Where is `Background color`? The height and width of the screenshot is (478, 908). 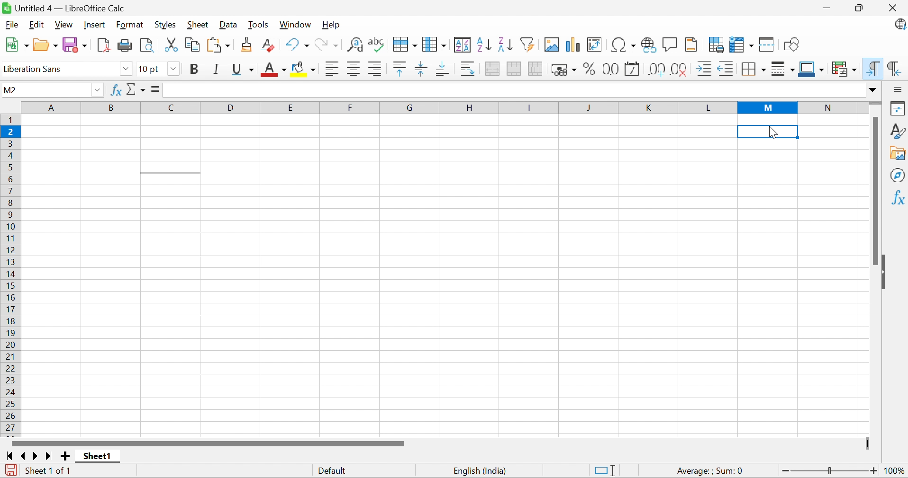 Background color is located at coordinates (304, 70).